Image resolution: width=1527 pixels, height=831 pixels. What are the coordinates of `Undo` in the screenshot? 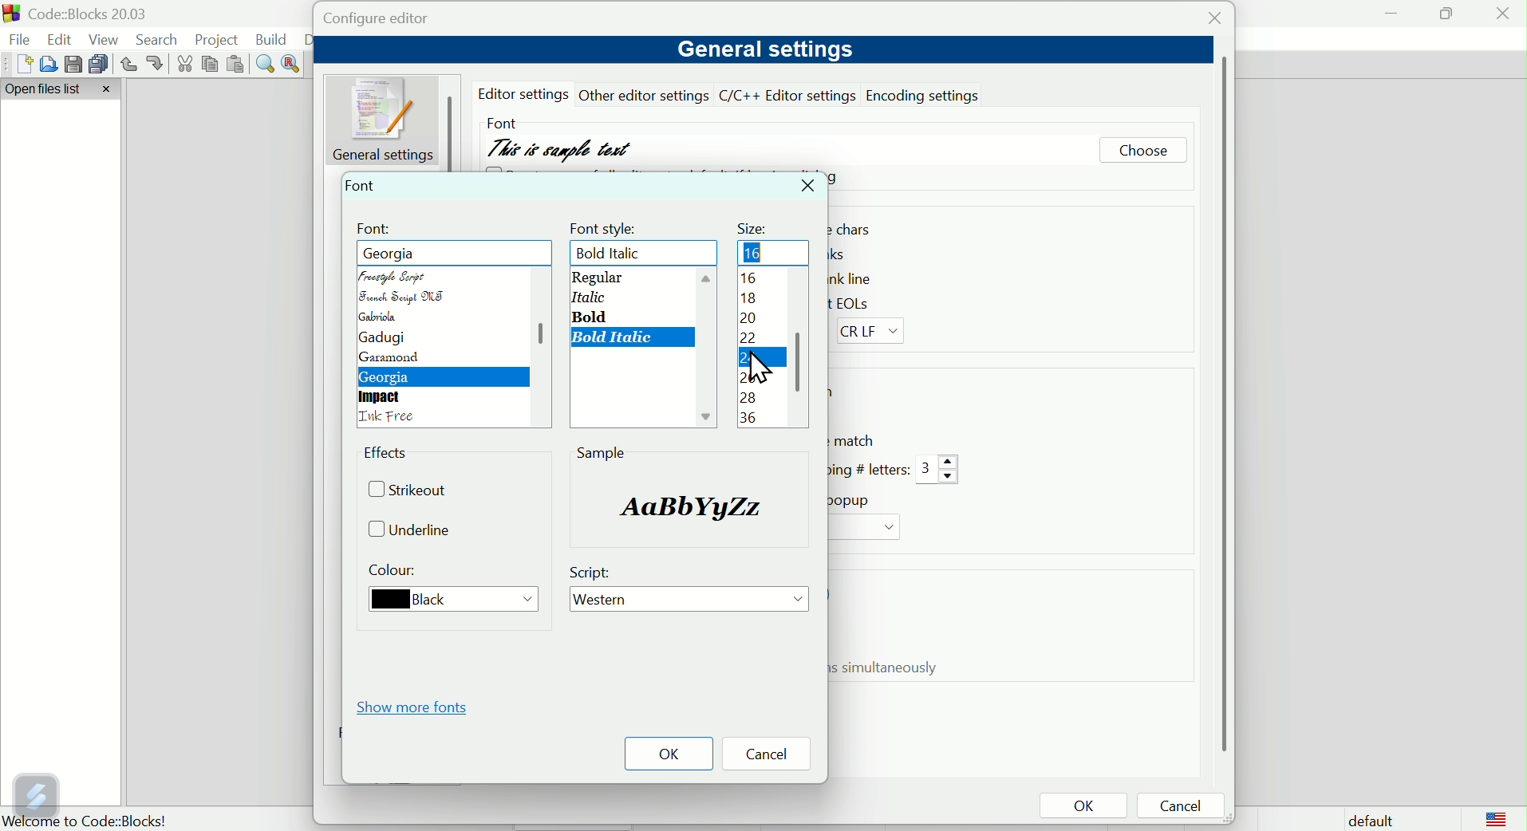 It's located at (128, 65).